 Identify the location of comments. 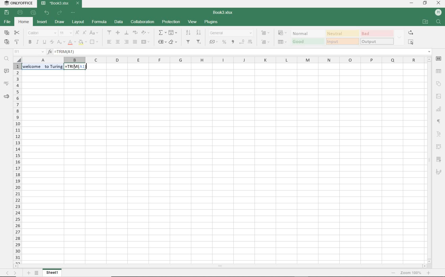
(6, 71).